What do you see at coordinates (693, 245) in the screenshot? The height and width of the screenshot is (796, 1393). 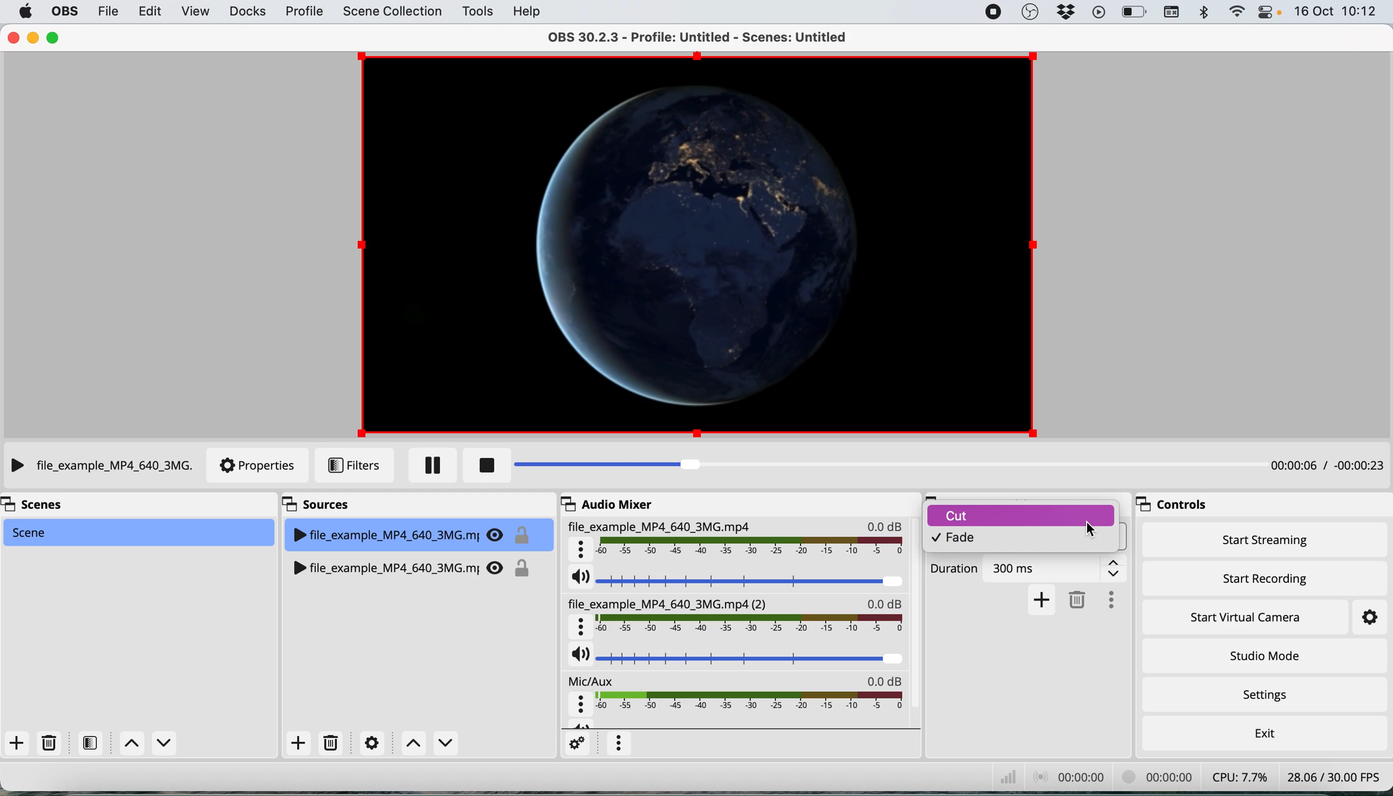 I see `current source preview` at bounding box center [693, 245].